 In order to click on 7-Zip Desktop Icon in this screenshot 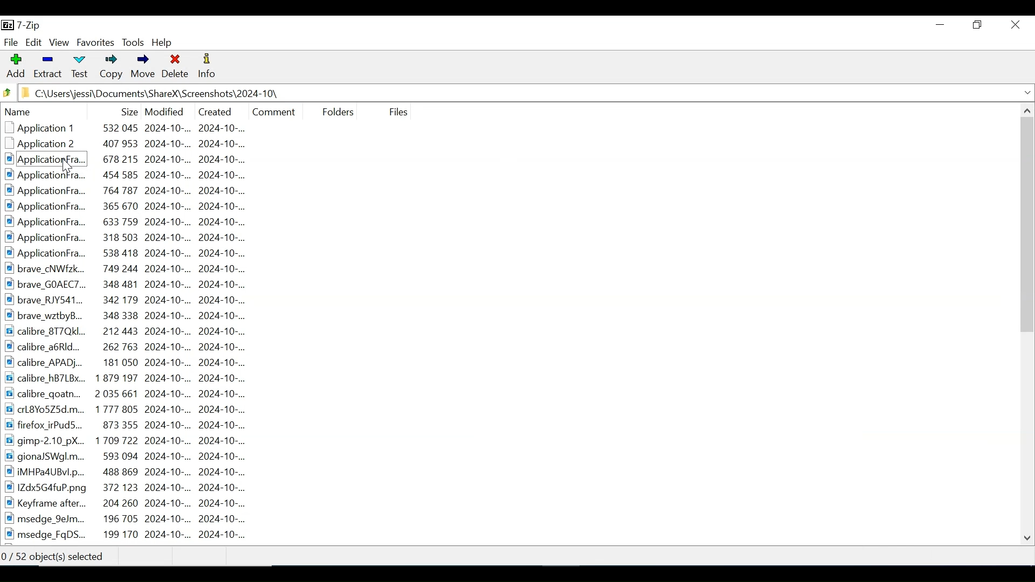, I will do `click(23, 26)`.